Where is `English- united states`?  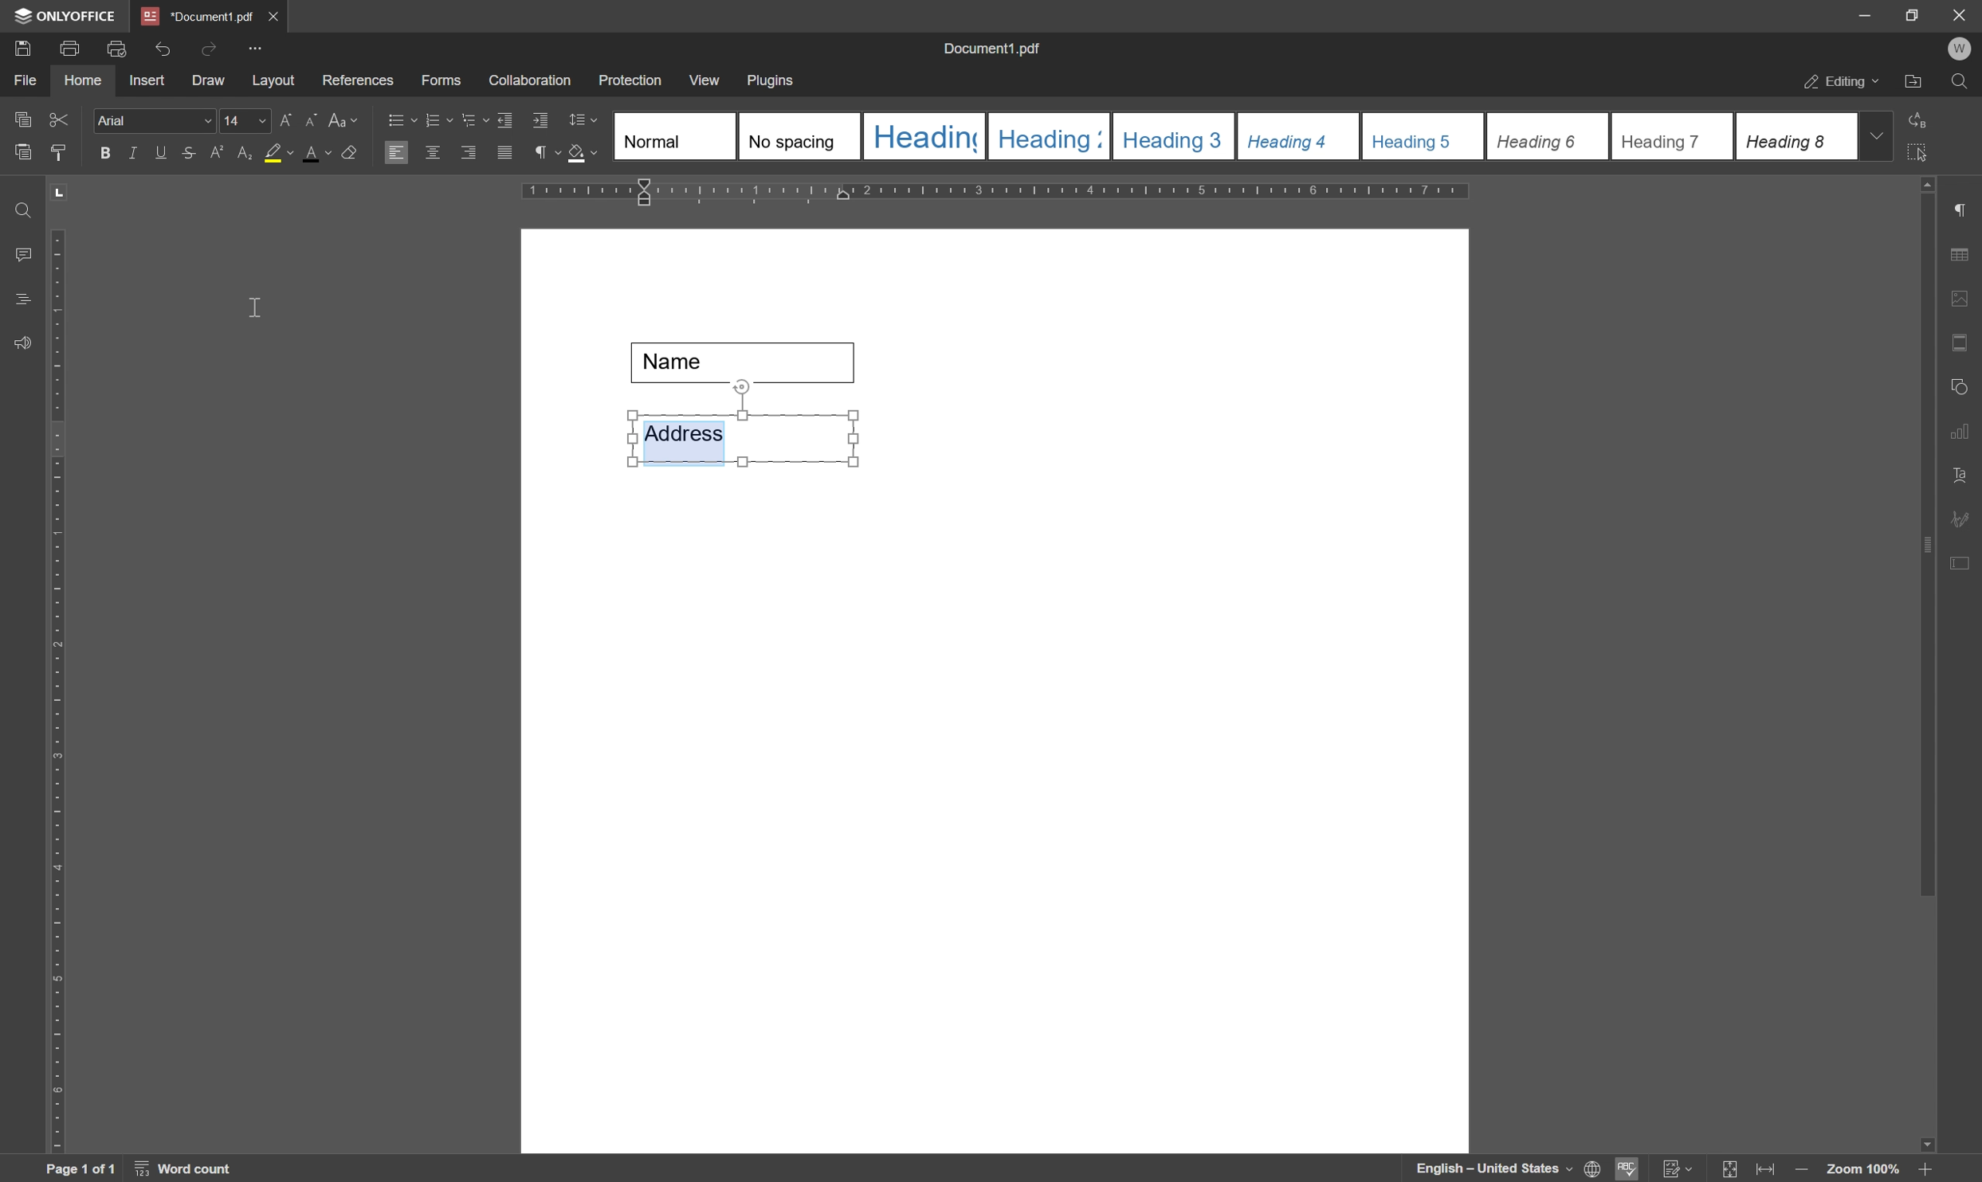 English- united states is located at coordinates (1509, 1169).